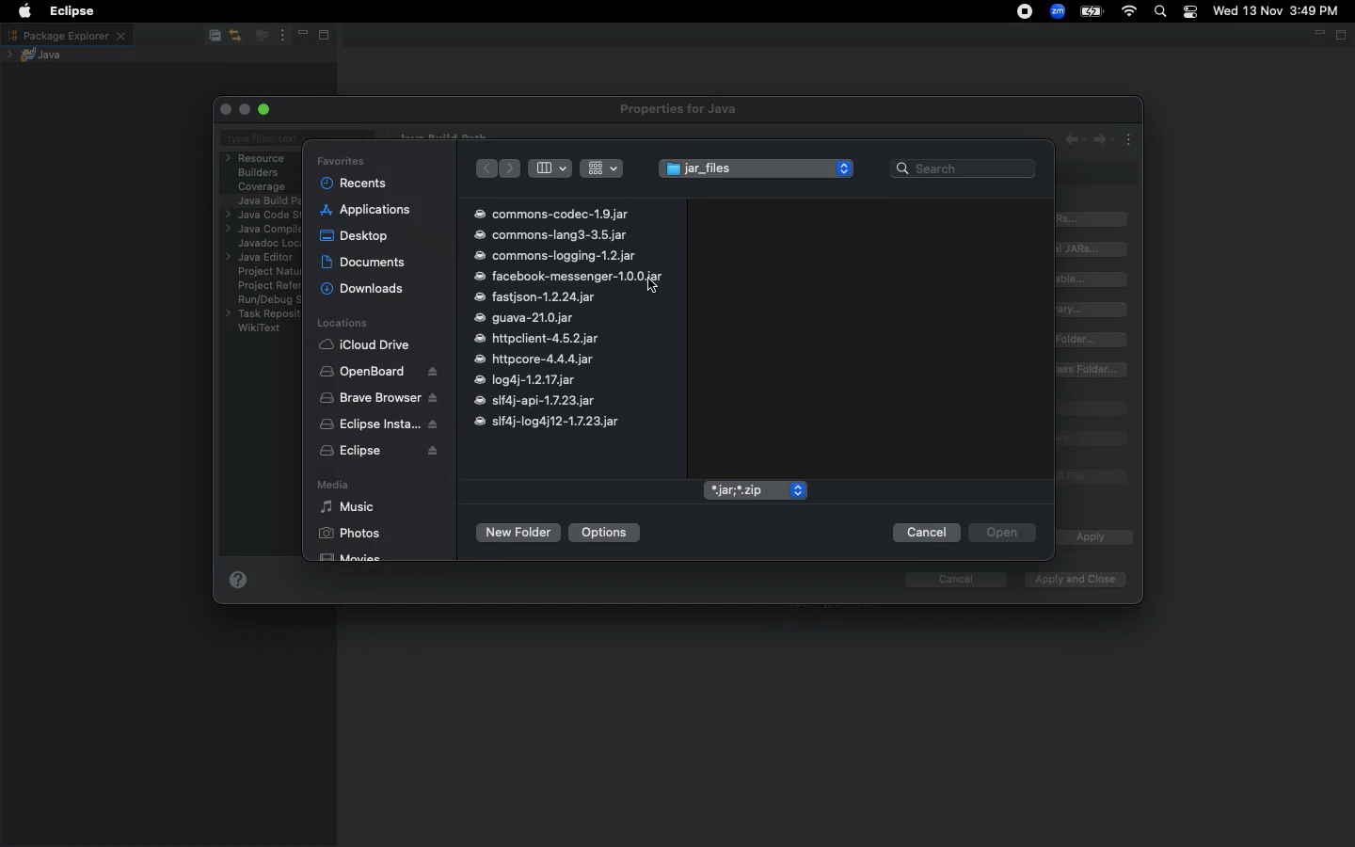 Image resolution: width=1355 pixels, height=847 pixels. Describe the element at coordinates (1092, 370) in the screenshot. I see `Add external class folder` at that location.